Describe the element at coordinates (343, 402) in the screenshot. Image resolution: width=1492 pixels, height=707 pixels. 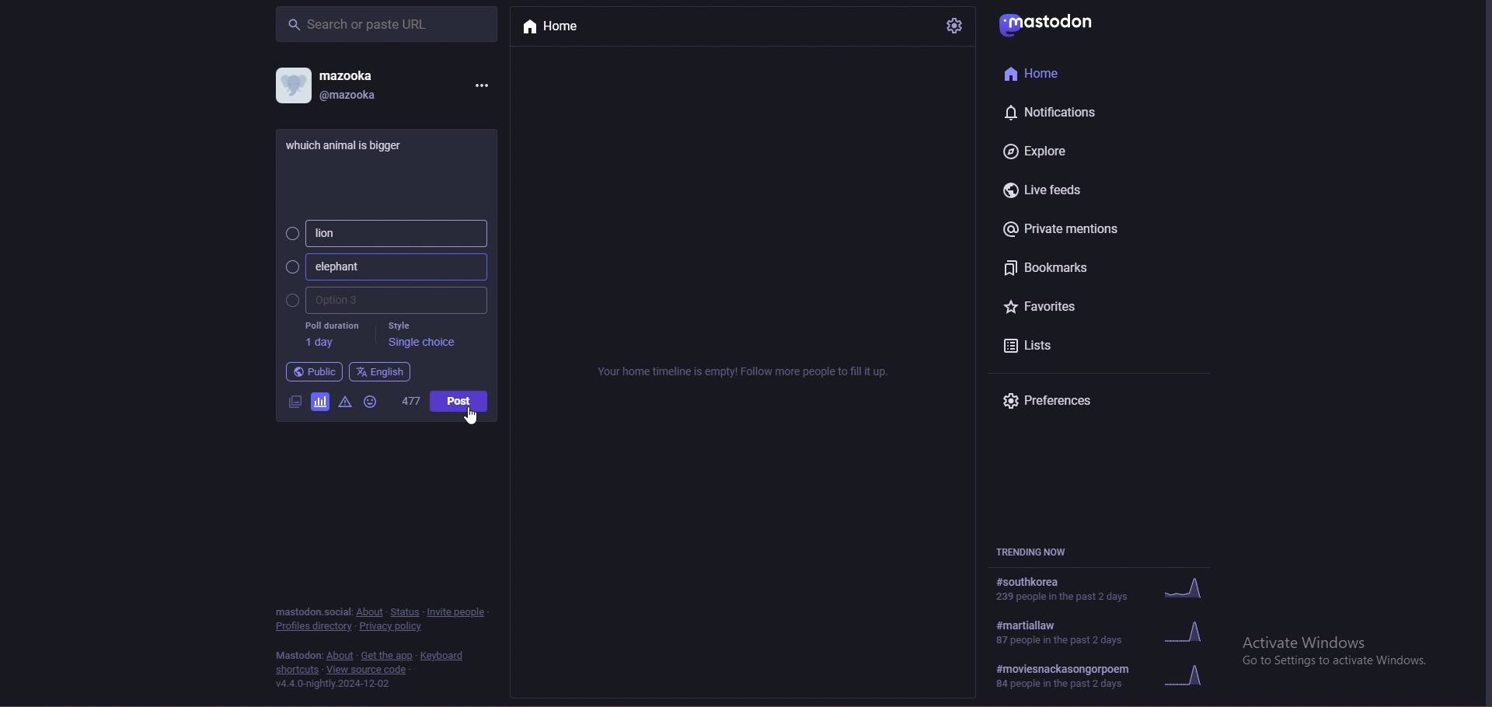
I see `warning` at that location.